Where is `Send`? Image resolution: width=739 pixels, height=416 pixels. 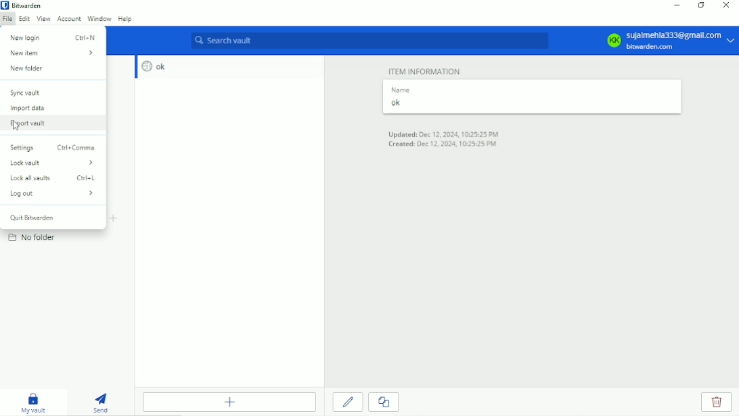 Send is located at coordinates (102, 401).